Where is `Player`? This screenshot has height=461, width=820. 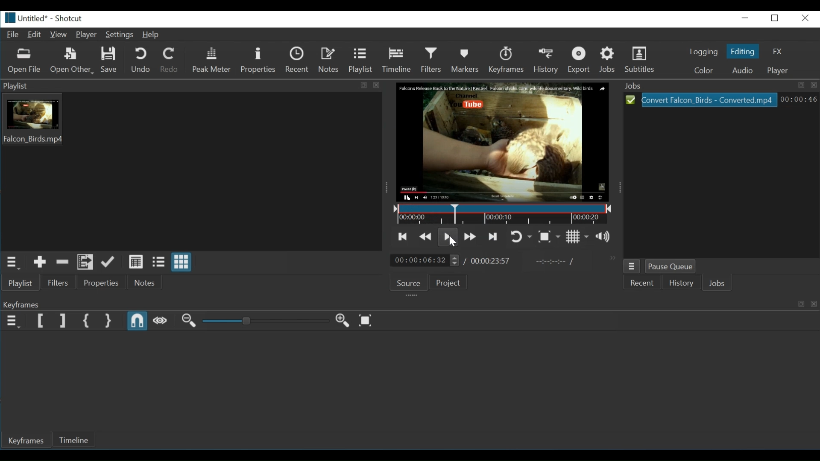 Player is located at coordinates (86, 35).